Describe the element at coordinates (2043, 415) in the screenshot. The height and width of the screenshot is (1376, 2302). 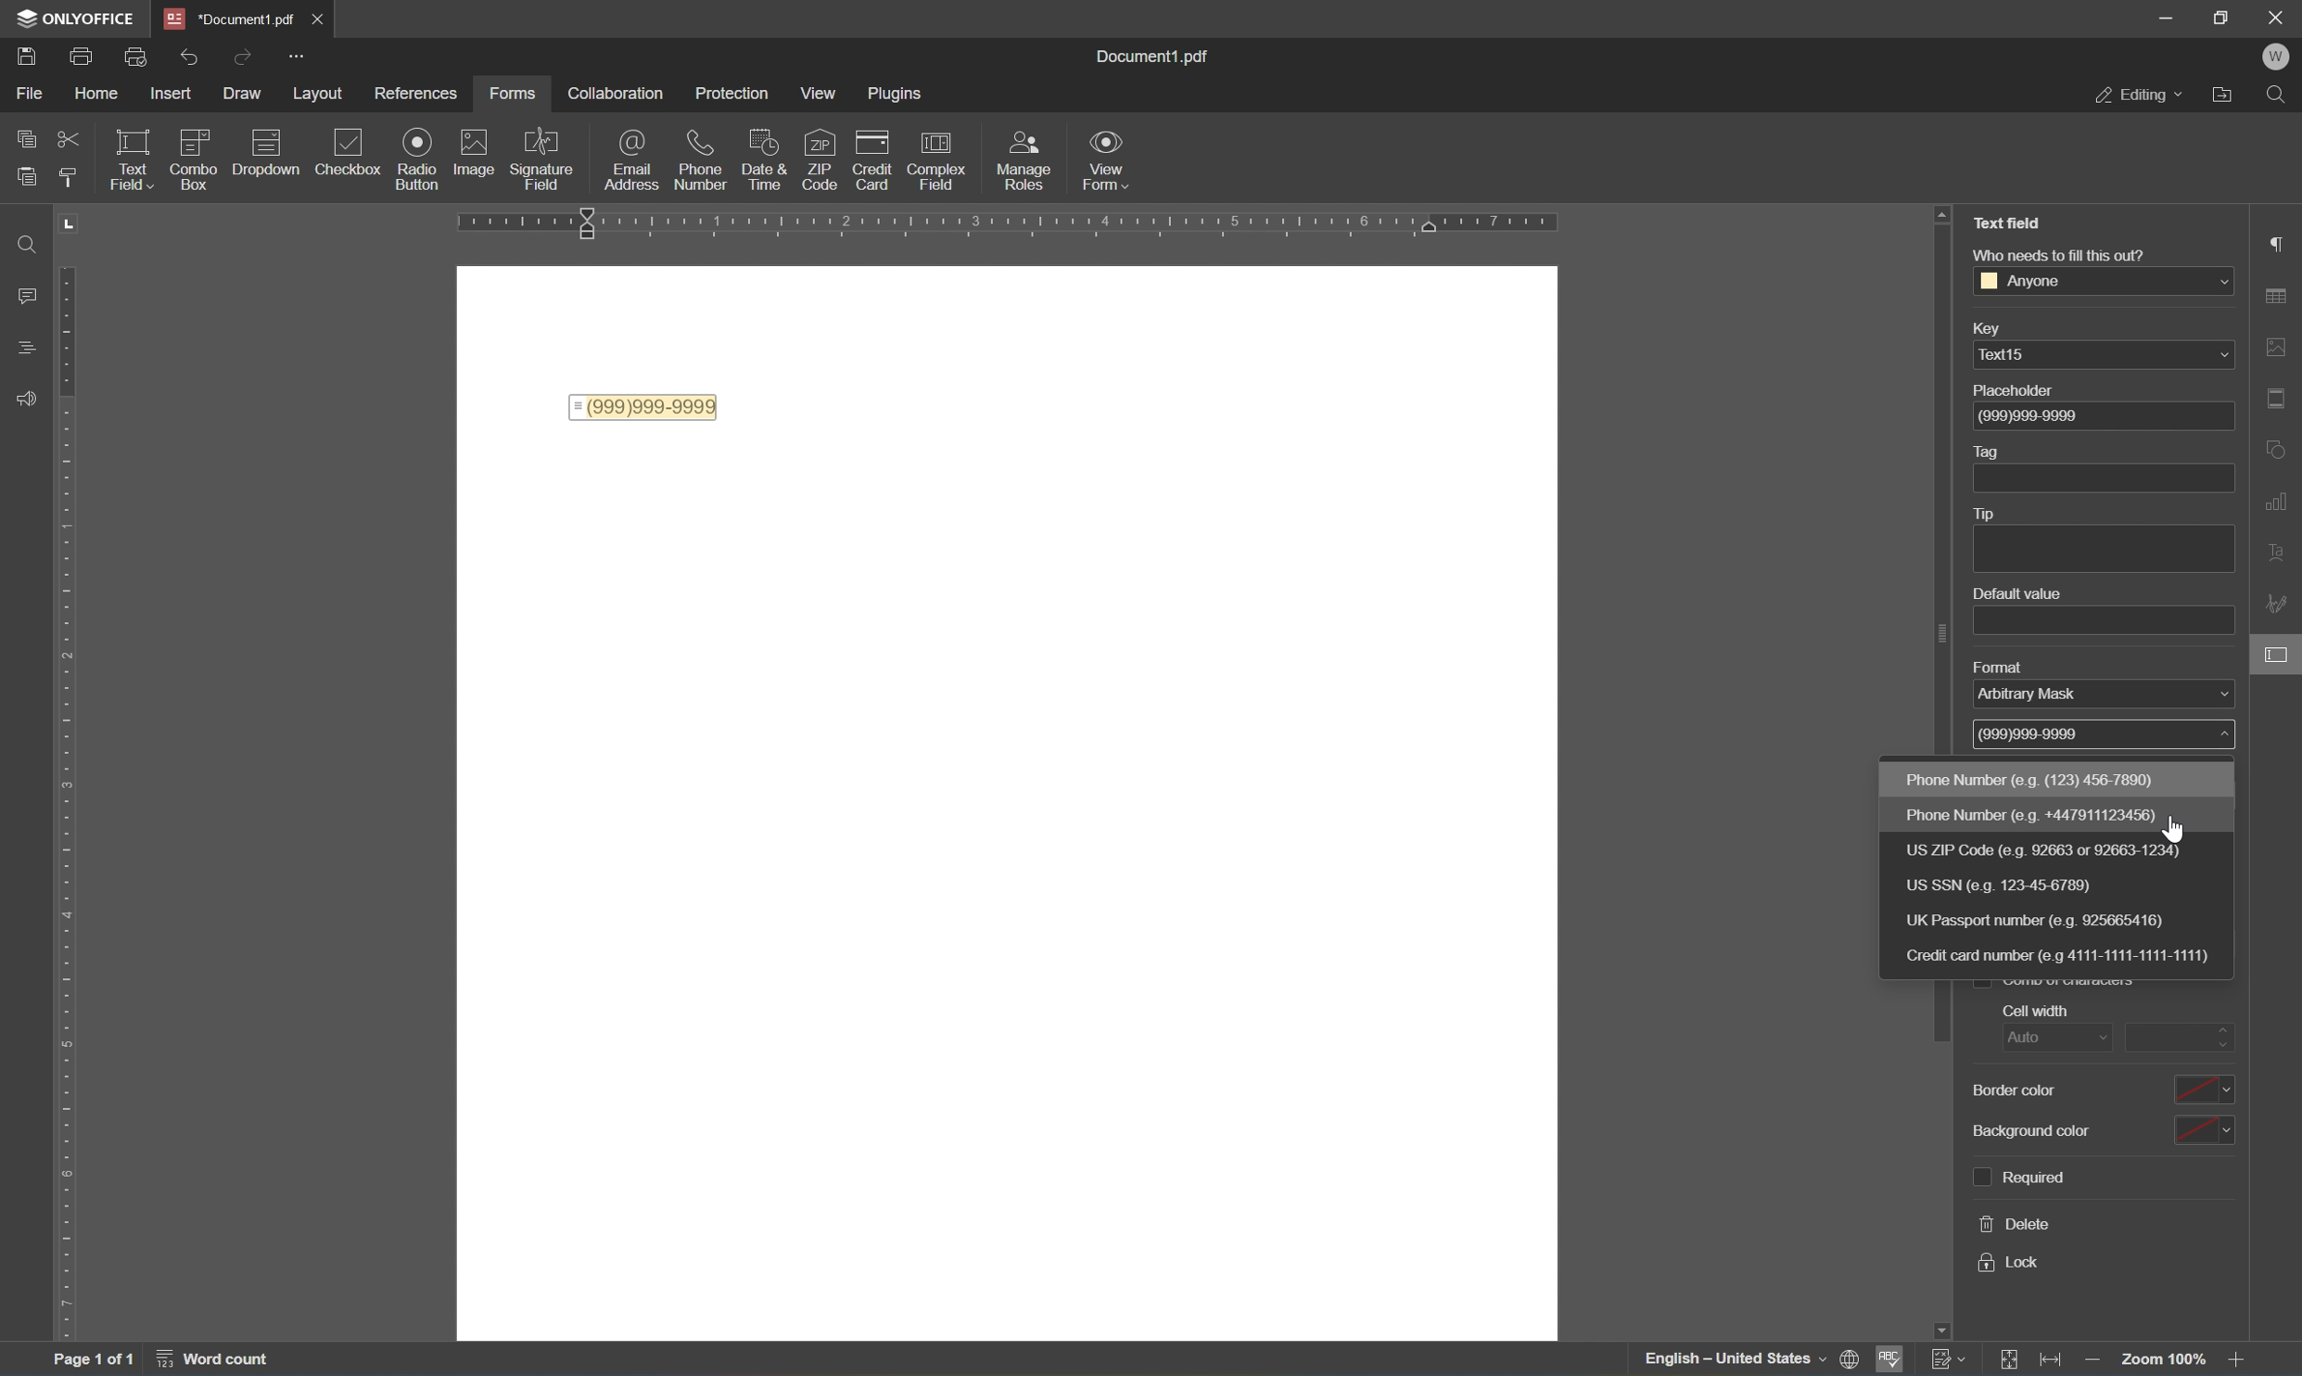
I see `(999)999-9999` at that location.